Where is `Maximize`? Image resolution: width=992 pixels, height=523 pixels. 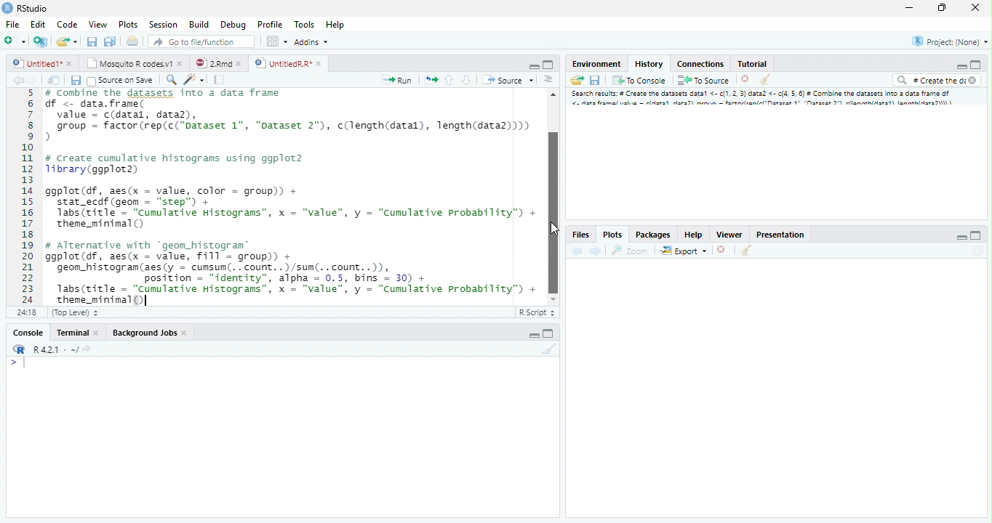 Maximize is located at coordinates (548, 64).